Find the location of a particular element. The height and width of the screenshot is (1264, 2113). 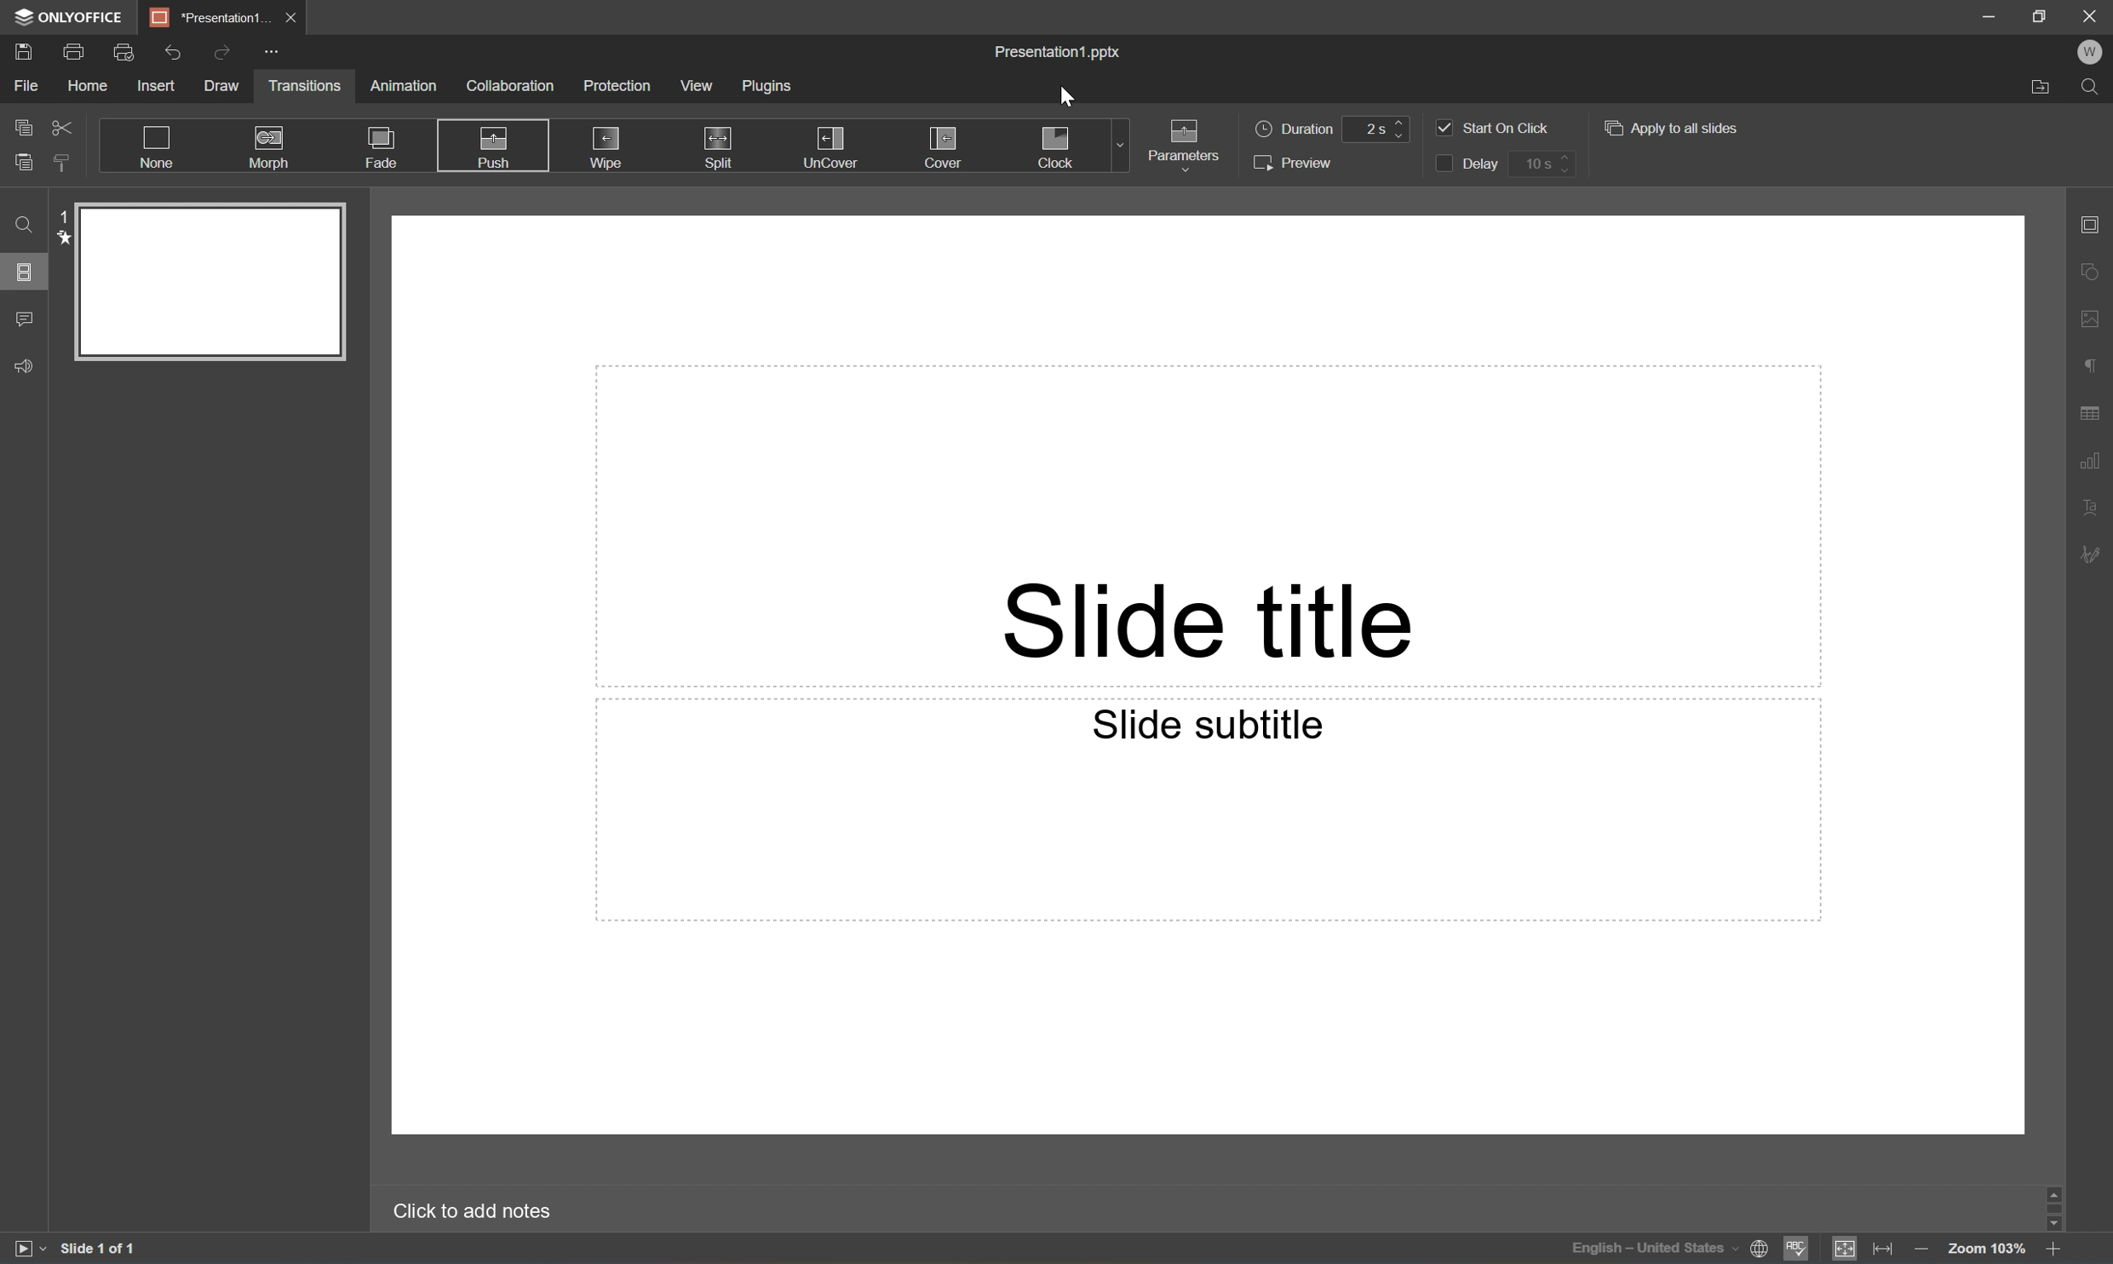

Transitions is located at coordinates (307, 86).